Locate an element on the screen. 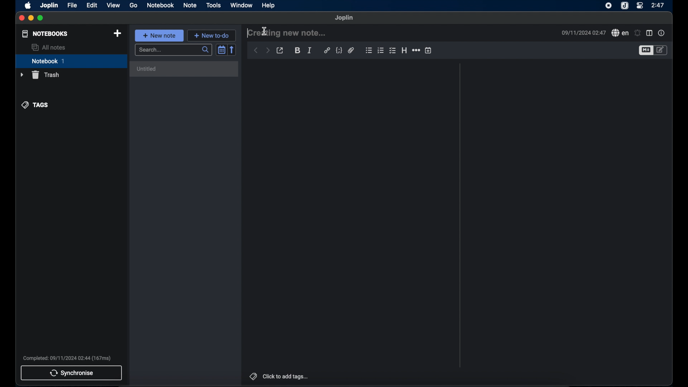 Image resolution: width=688 pixels, height=387 pixels. set alarm is located at coordinates (637, 33).